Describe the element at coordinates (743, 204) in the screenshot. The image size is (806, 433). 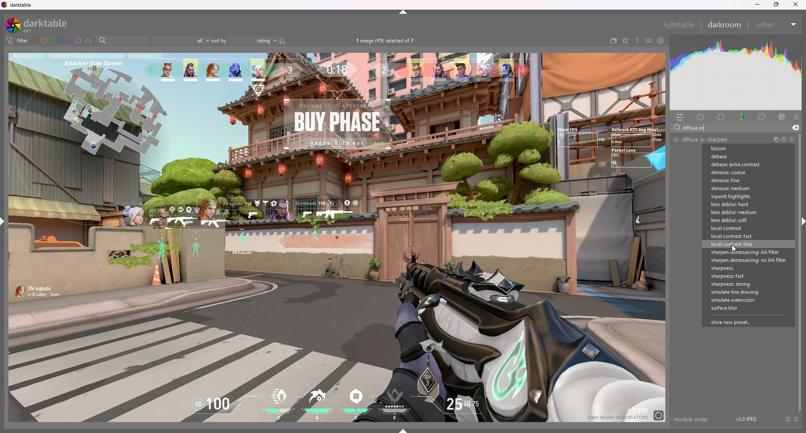
I see `lens deblur hard` at that location.